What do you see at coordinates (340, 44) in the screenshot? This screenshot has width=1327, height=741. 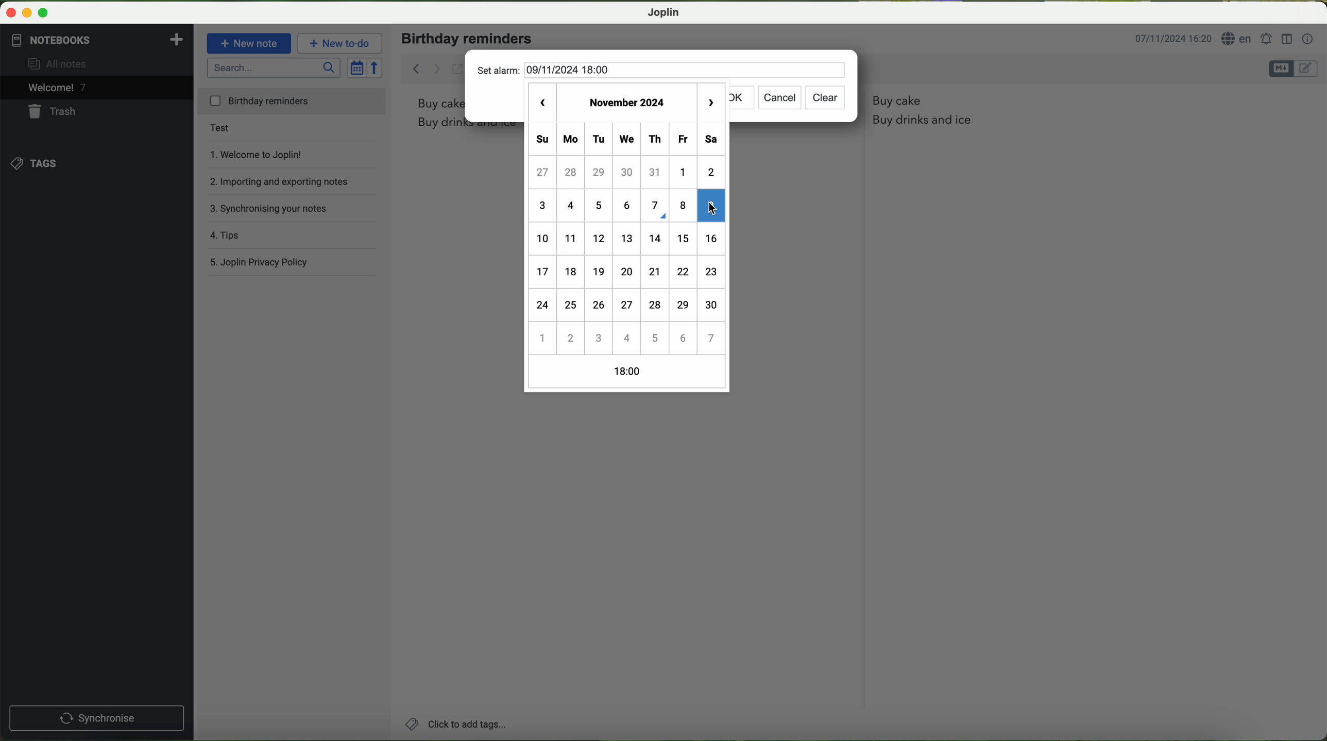 I see `new to-do button` at bounding box center [340, 44].